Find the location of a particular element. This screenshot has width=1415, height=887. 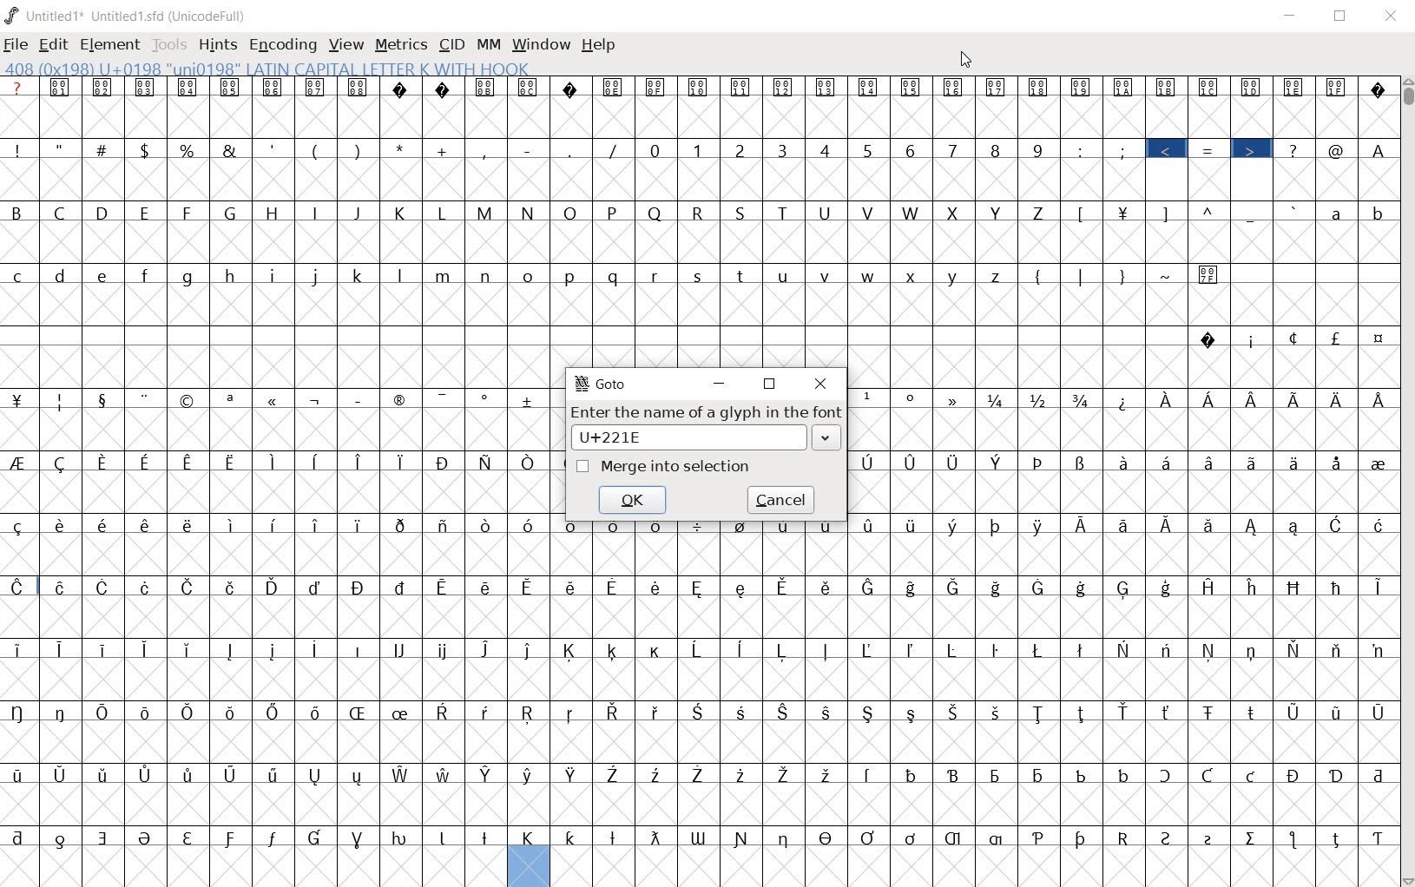

special letters is located at coordinates (703, 648).